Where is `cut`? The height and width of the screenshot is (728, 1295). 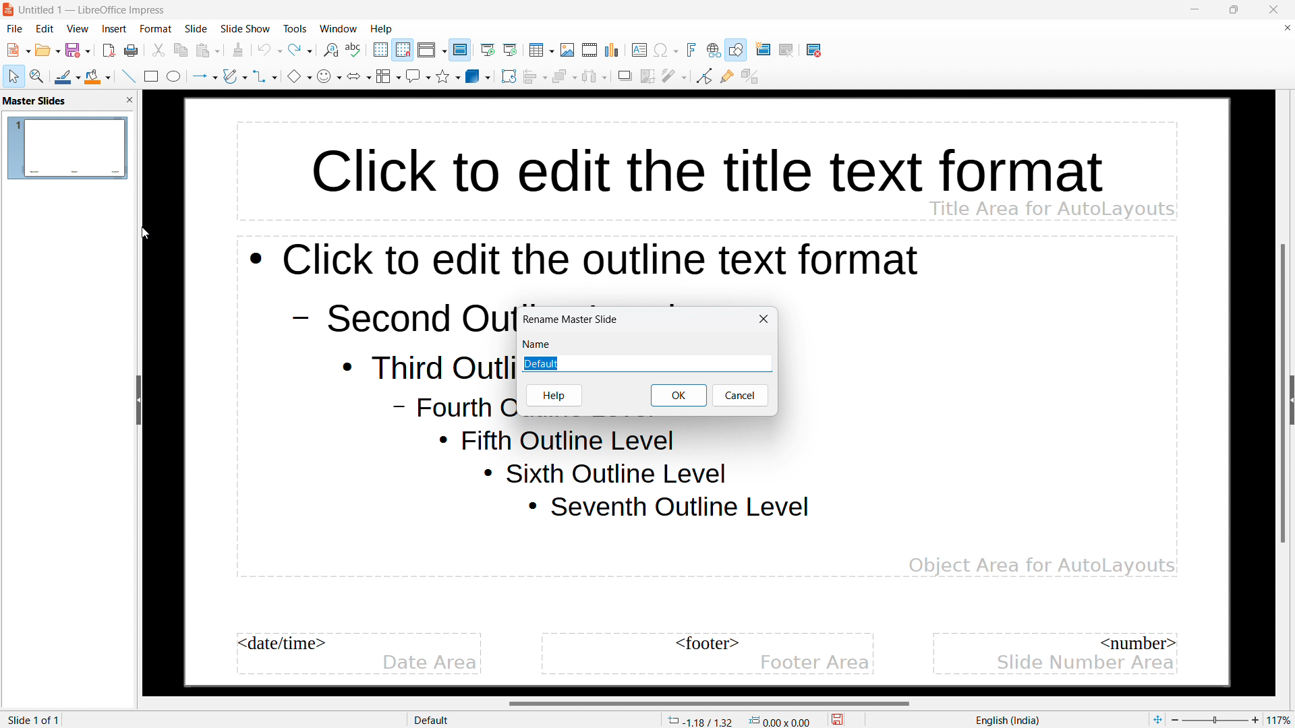 cut is located at coordinates (159, 51).